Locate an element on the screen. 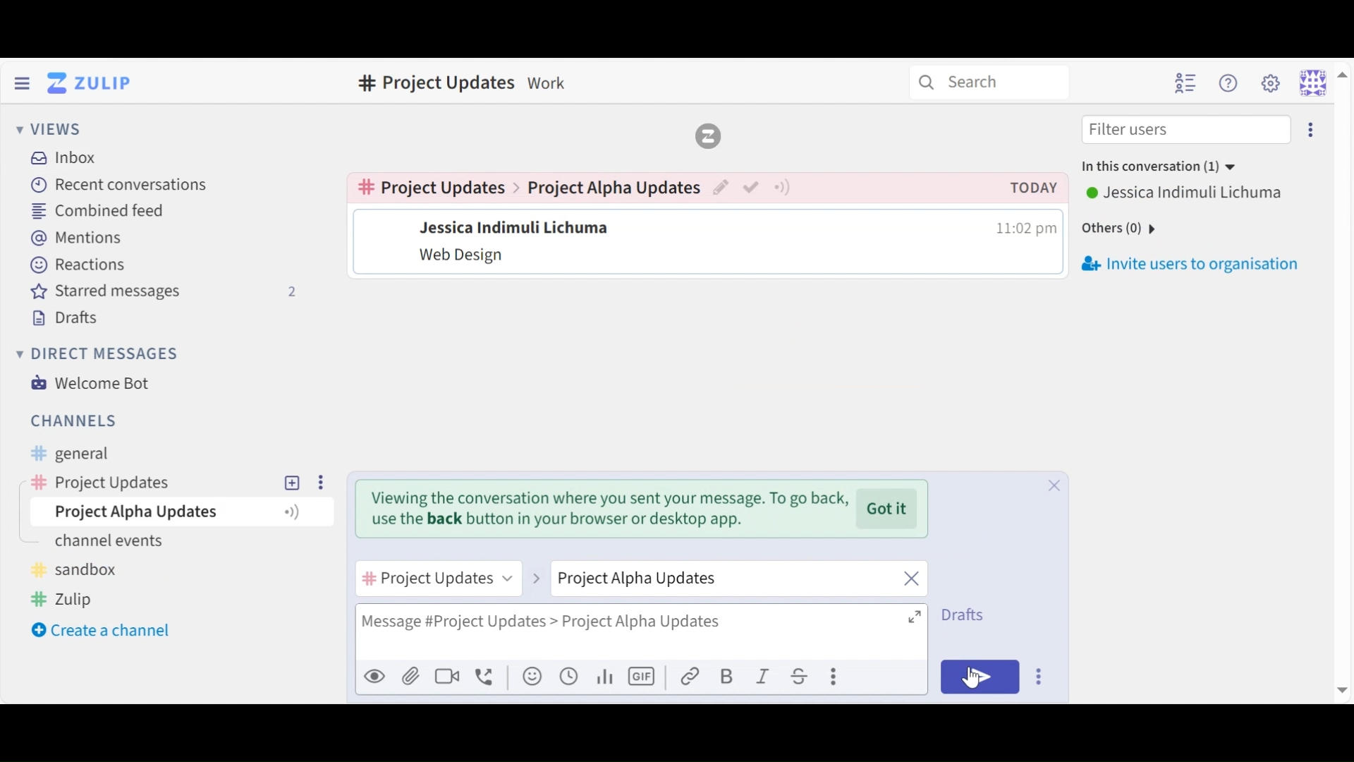 The image size is (1354, 762). Upload File is located at coordinates (409, 675).